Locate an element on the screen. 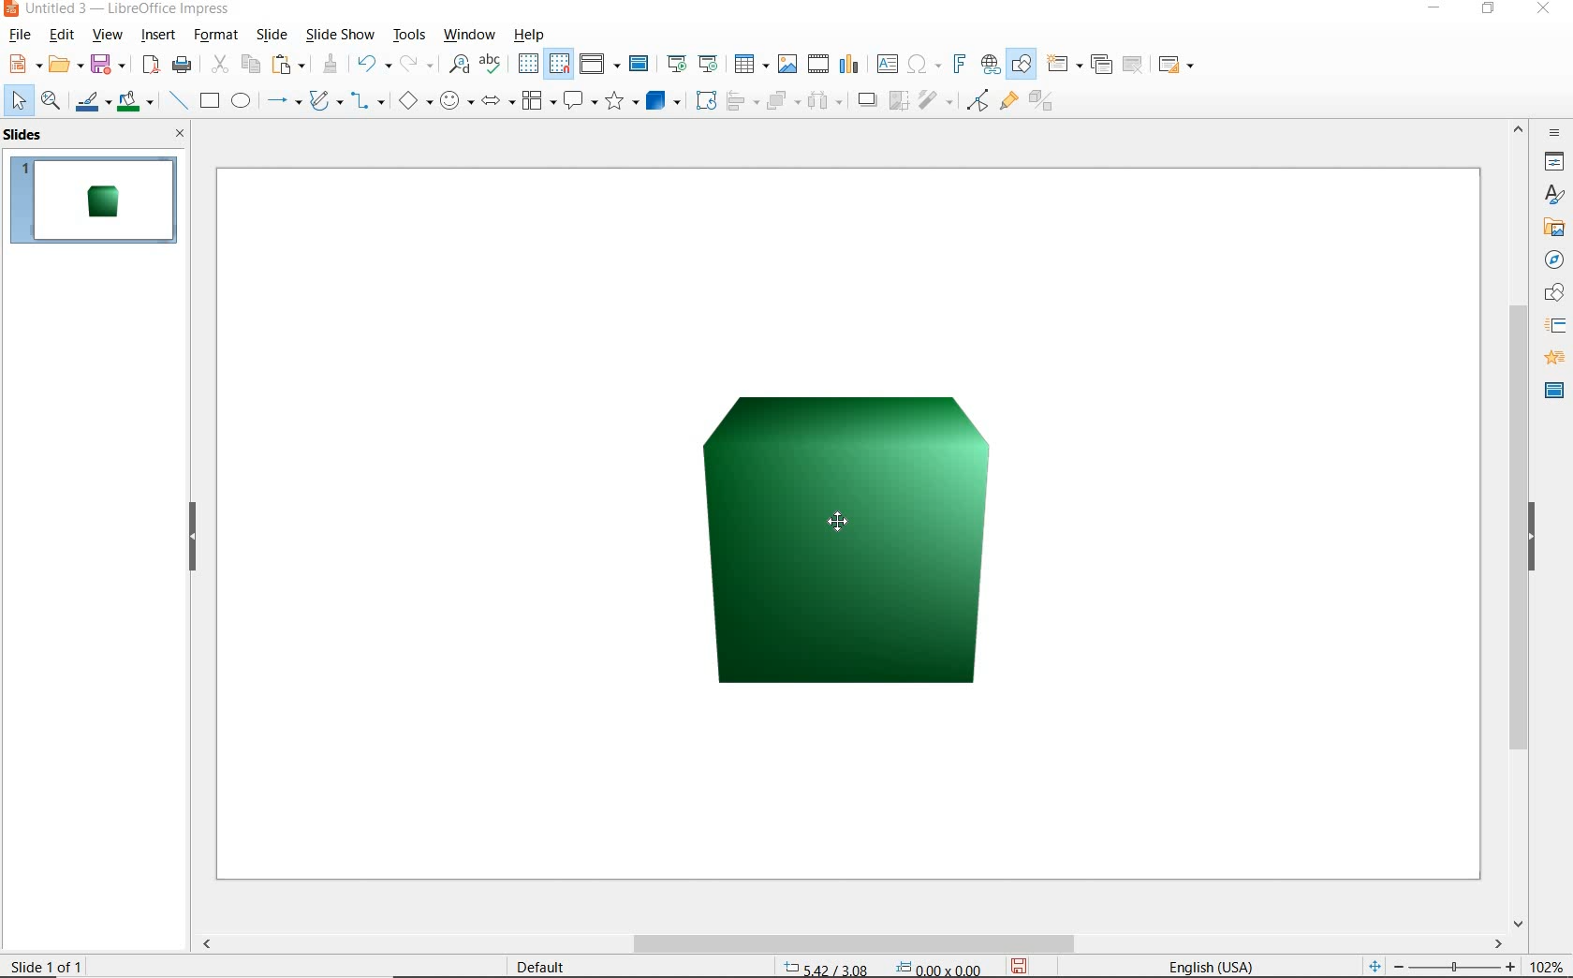 This screenshot has width=1573, height=978. flowchart is located at coordinates (538, 100).